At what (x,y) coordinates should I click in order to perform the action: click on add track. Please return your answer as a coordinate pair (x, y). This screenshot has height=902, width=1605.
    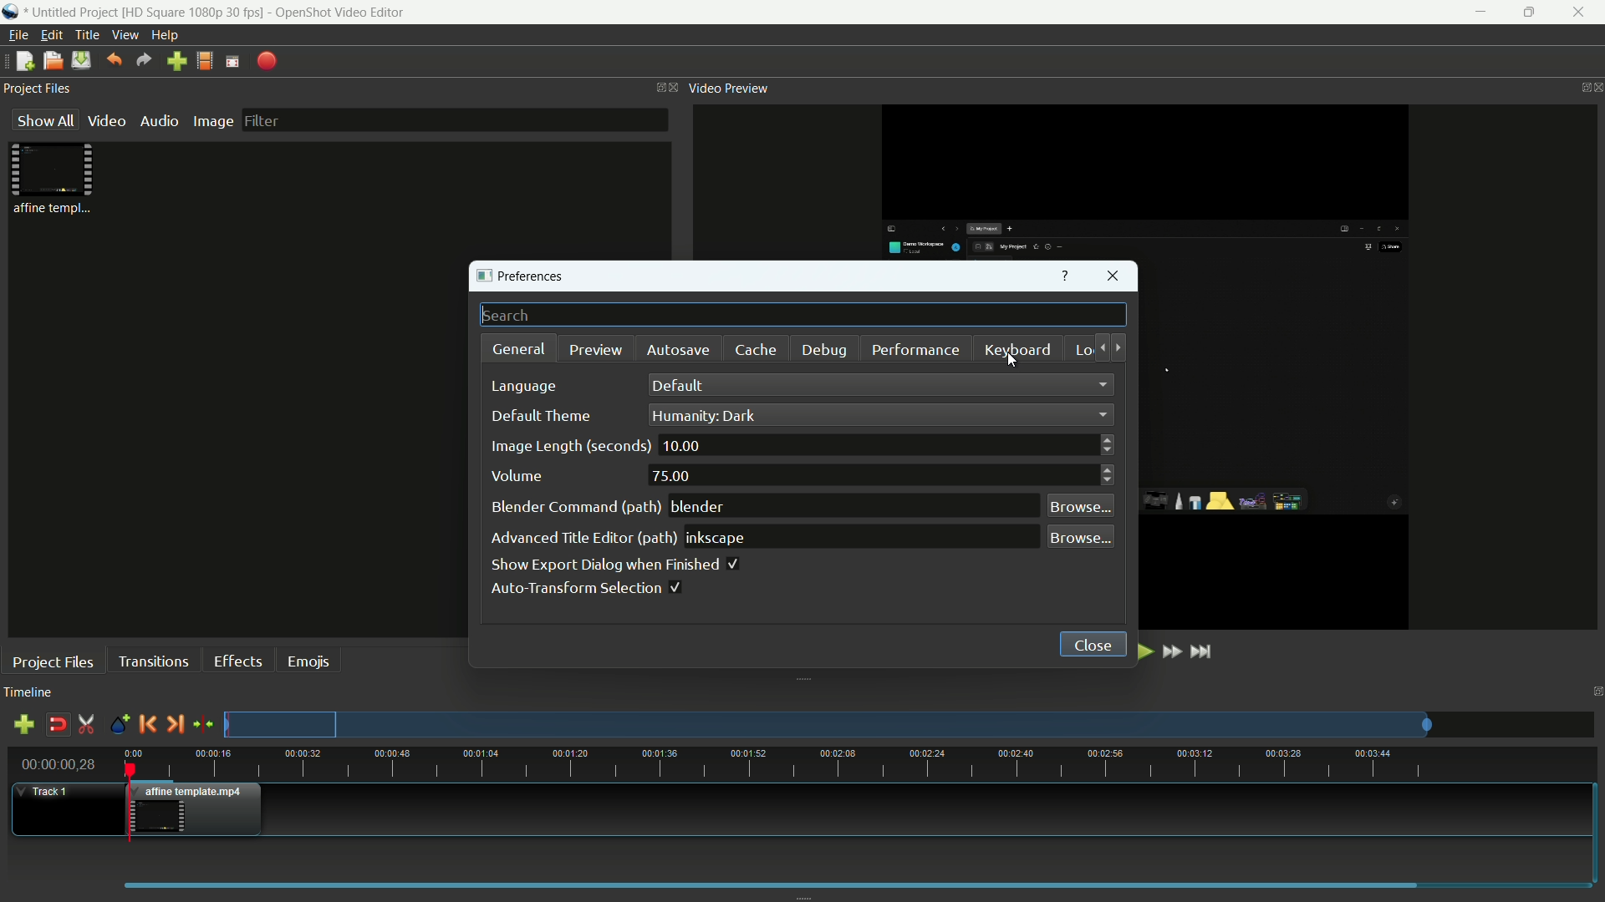
    Looking at the image, I should click on (23, 727).